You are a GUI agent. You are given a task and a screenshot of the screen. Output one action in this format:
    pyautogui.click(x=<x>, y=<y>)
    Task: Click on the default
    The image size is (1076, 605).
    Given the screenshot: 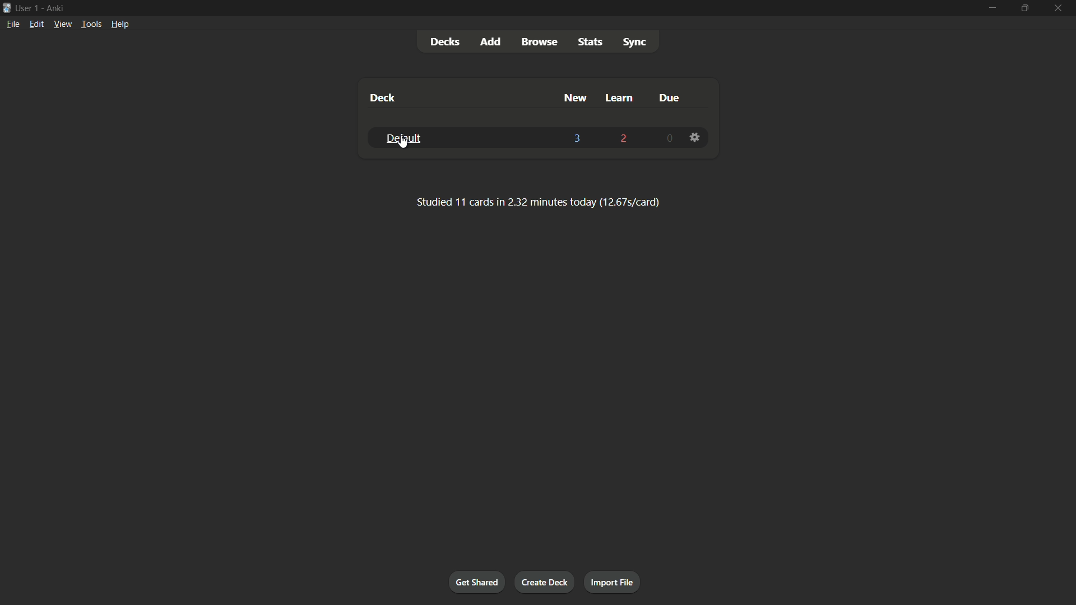 What is the action you would take?
    pyautogui.click(x=401, y=137)
    